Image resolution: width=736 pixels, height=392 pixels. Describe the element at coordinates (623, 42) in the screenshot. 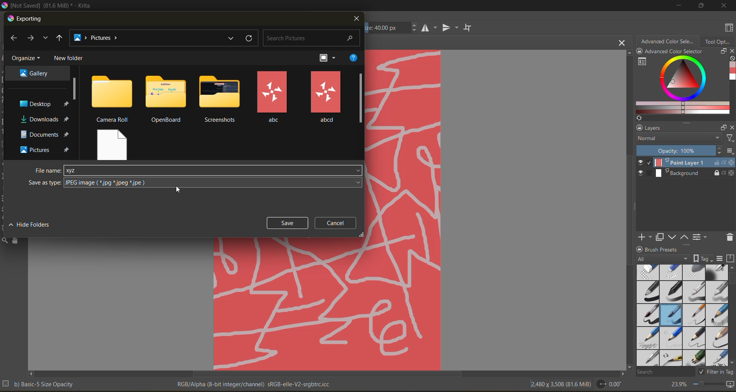

I see `close tab` at that location.